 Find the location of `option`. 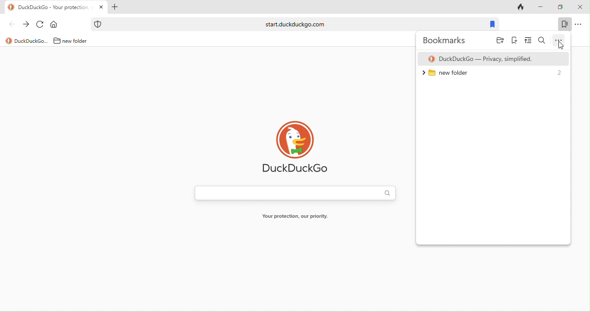

option is located at coordinates (559, 41).